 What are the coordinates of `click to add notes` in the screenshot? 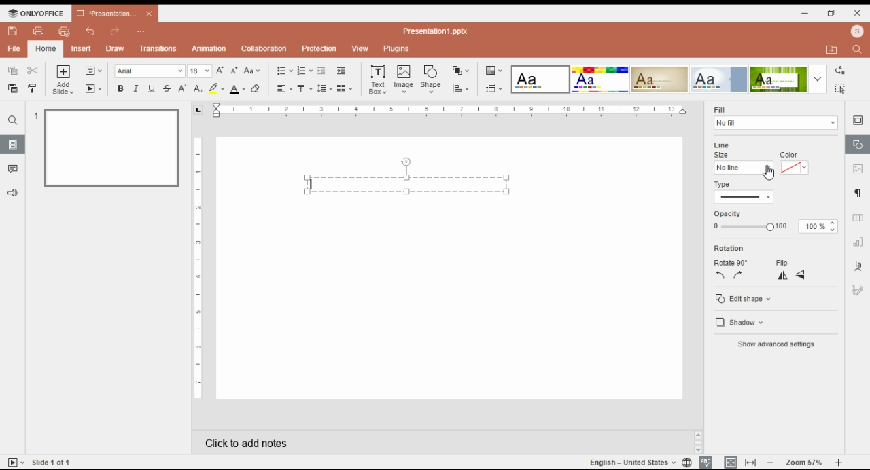 It's located at (348, 441).